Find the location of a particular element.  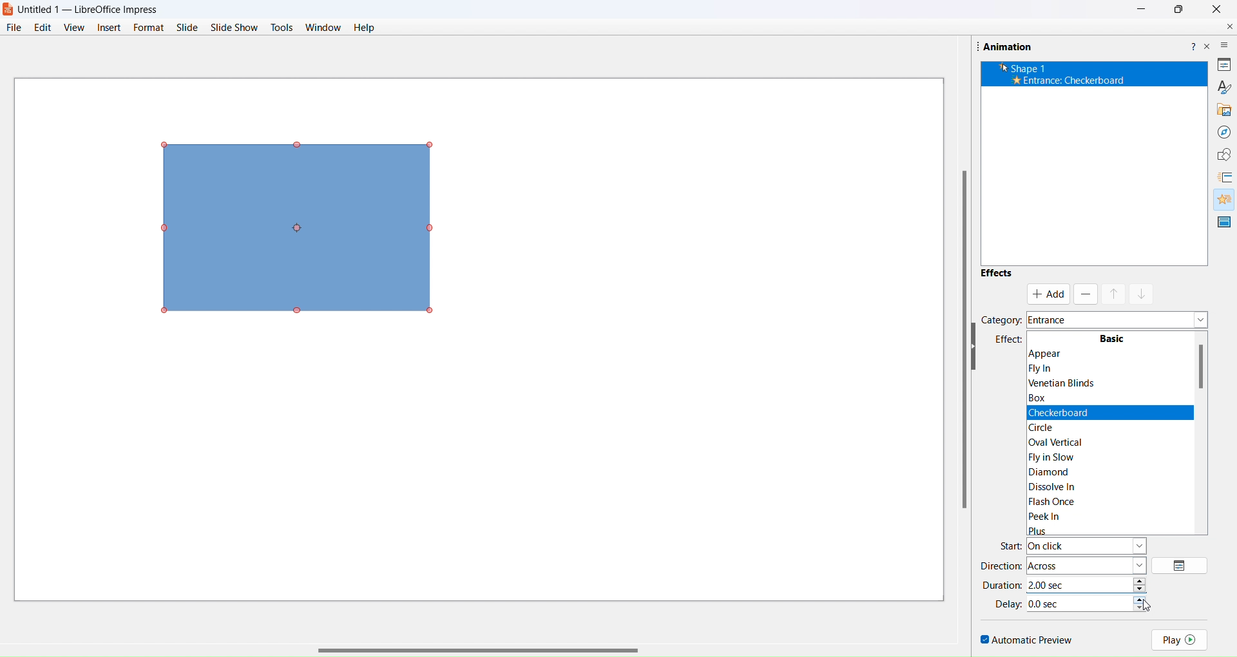

remove is located at coordinates (1085, 295).